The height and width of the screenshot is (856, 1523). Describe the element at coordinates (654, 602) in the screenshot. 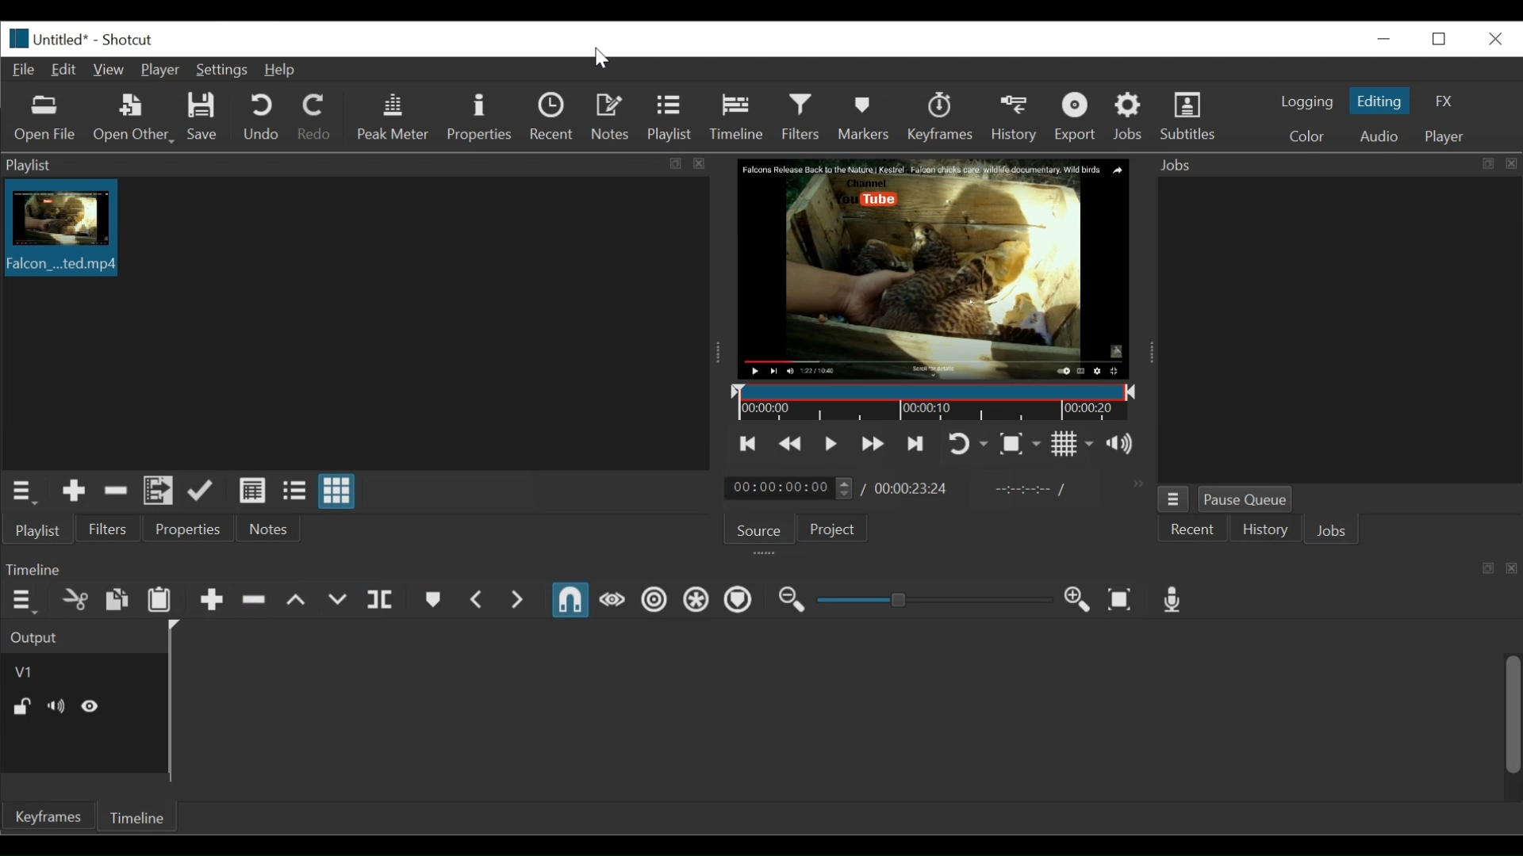

I see `Ripple` at that location.